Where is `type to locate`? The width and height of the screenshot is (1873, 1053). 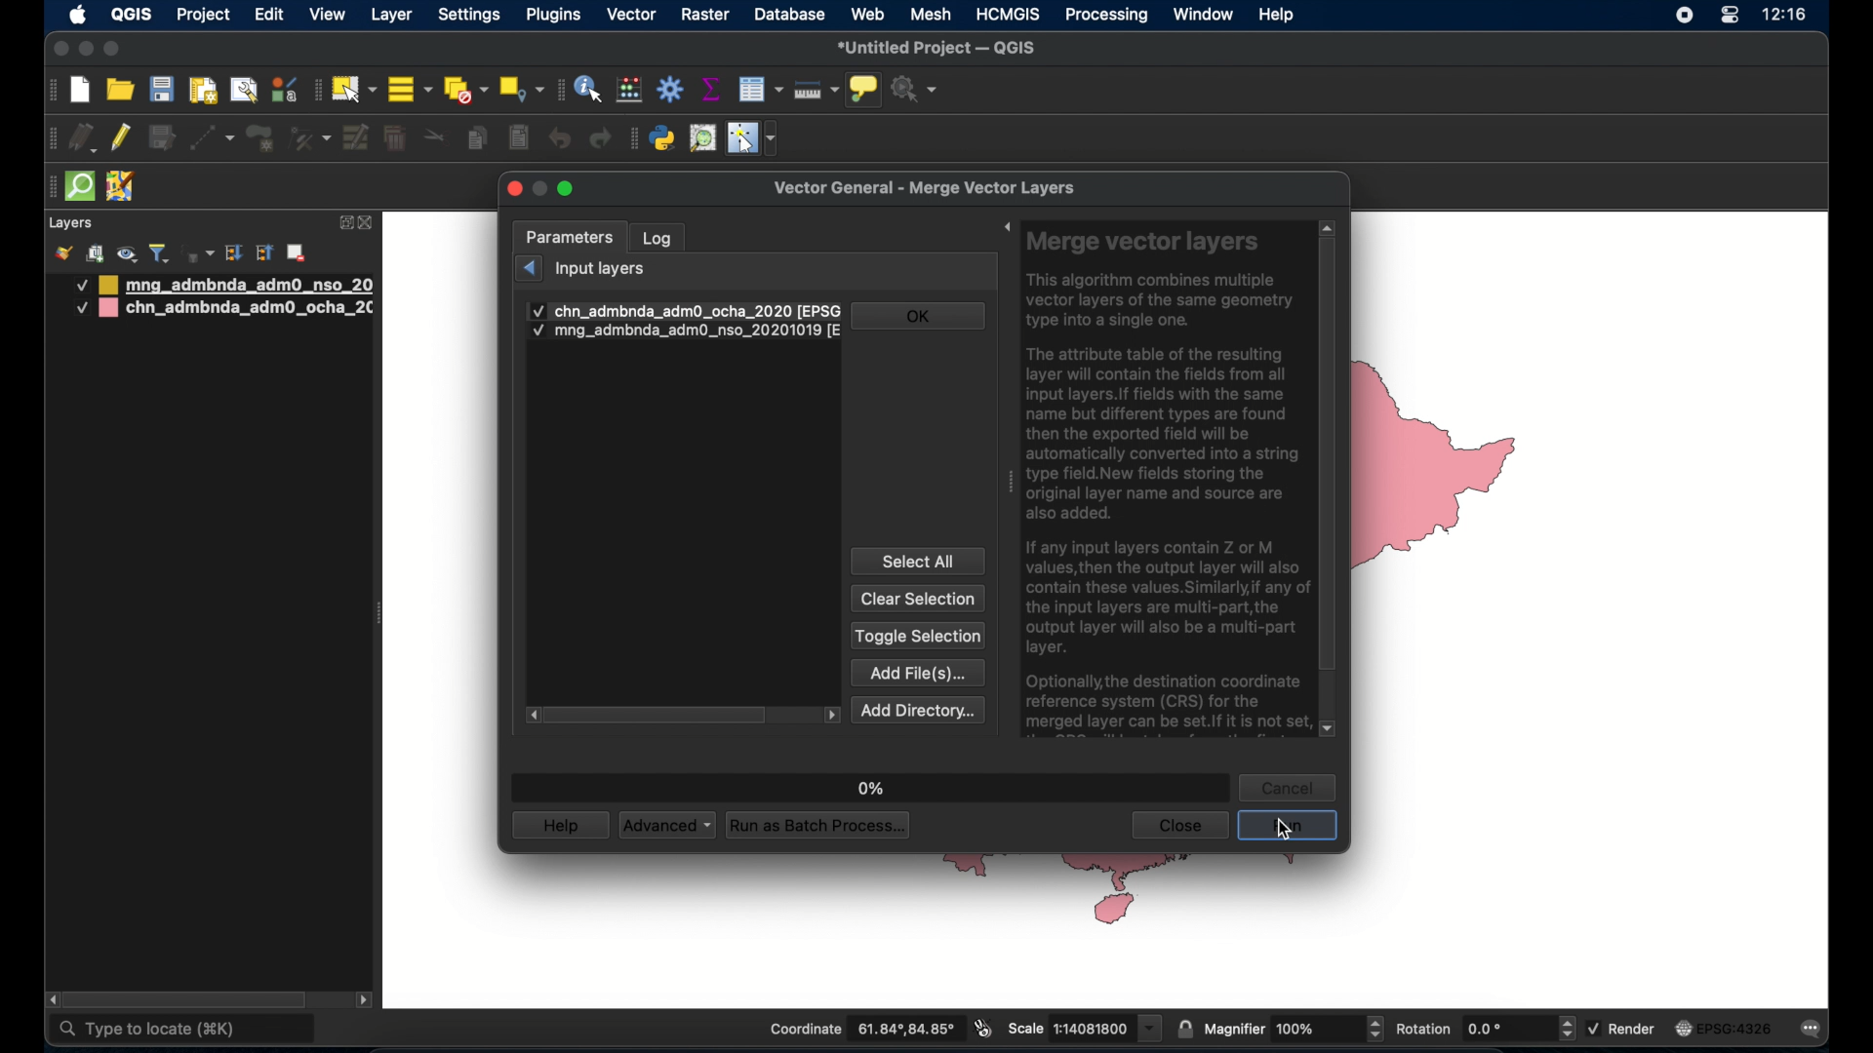 type to locate is located at coordinates (183, 1031).